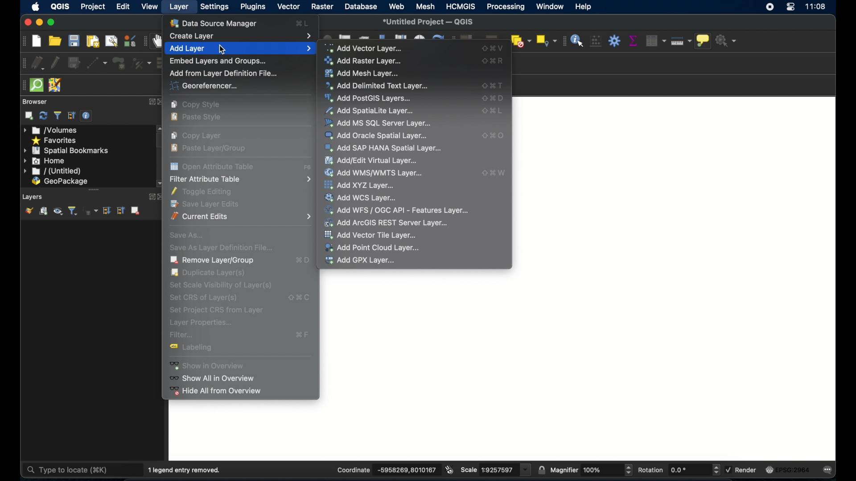 This screenshot has height=481, width=856. I want to click on remove layer shortcut, so click(303, 261).